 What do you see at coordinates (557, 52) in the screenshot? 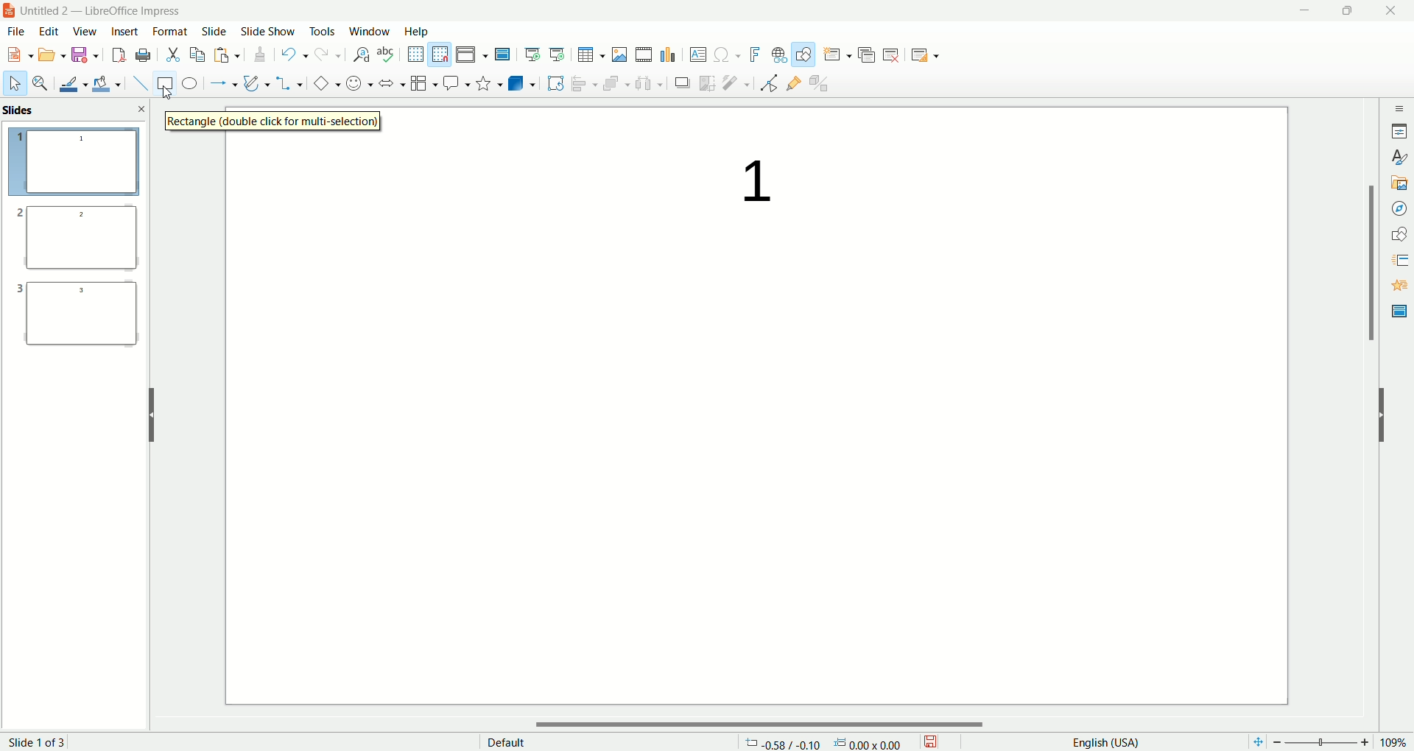
I see `start from current slide` at bounding box center [557, 52].